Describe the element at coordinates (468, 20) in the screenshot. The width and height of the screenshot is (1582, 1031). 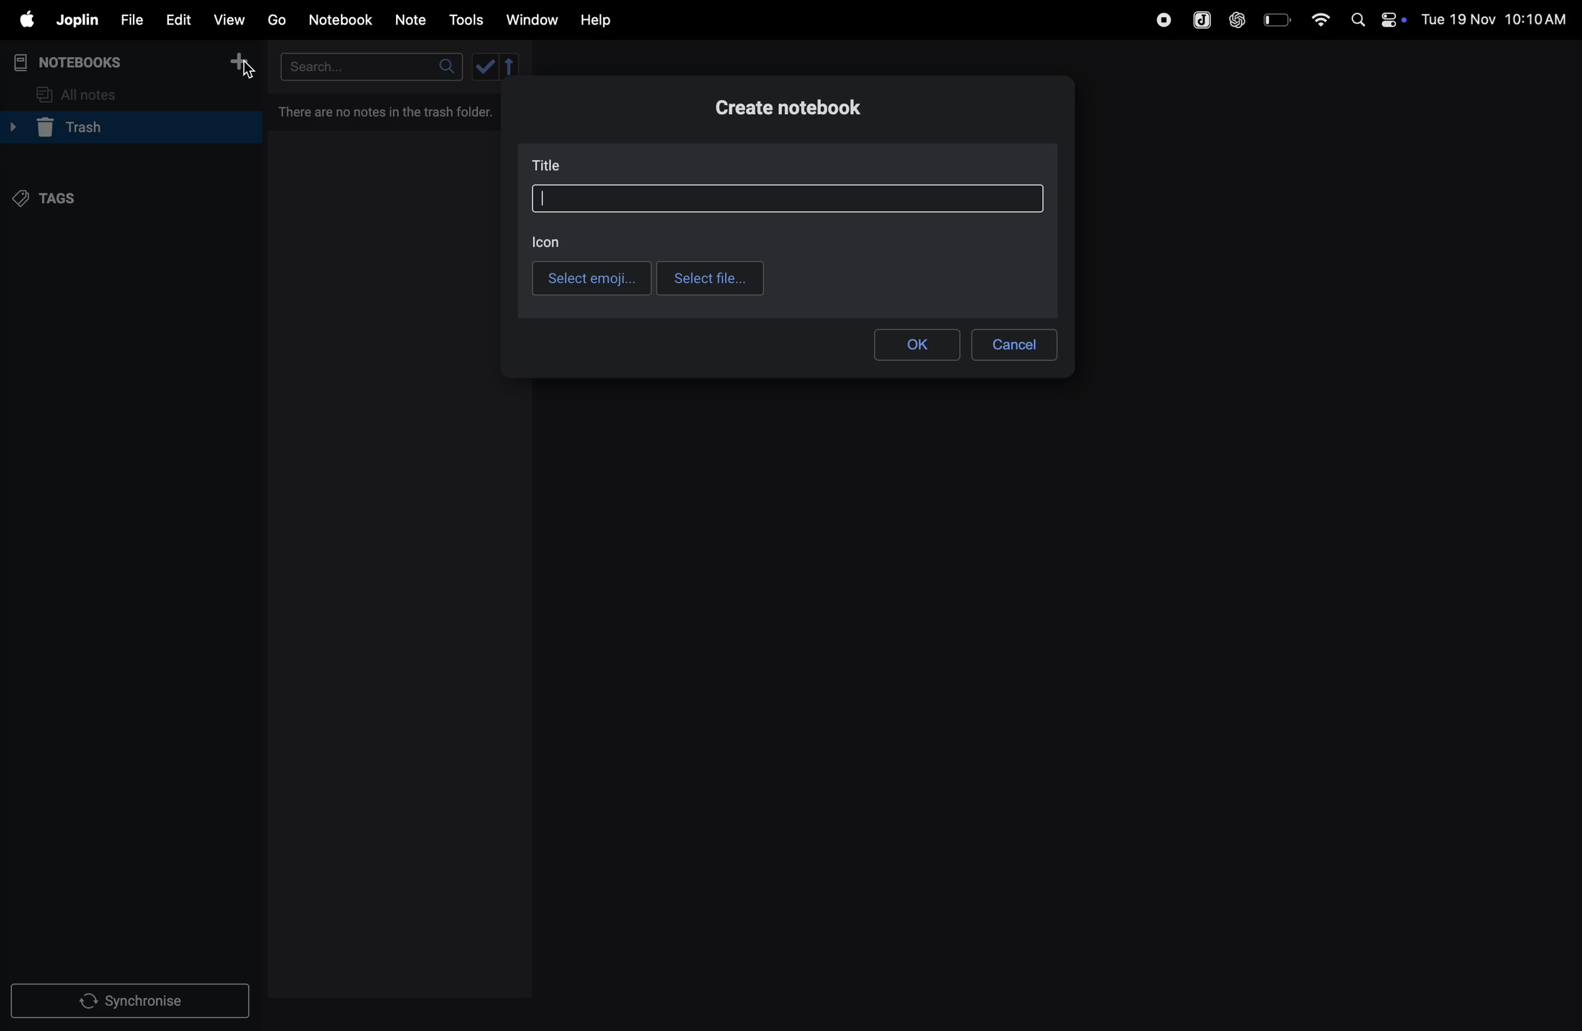
I see `tools` at that location.